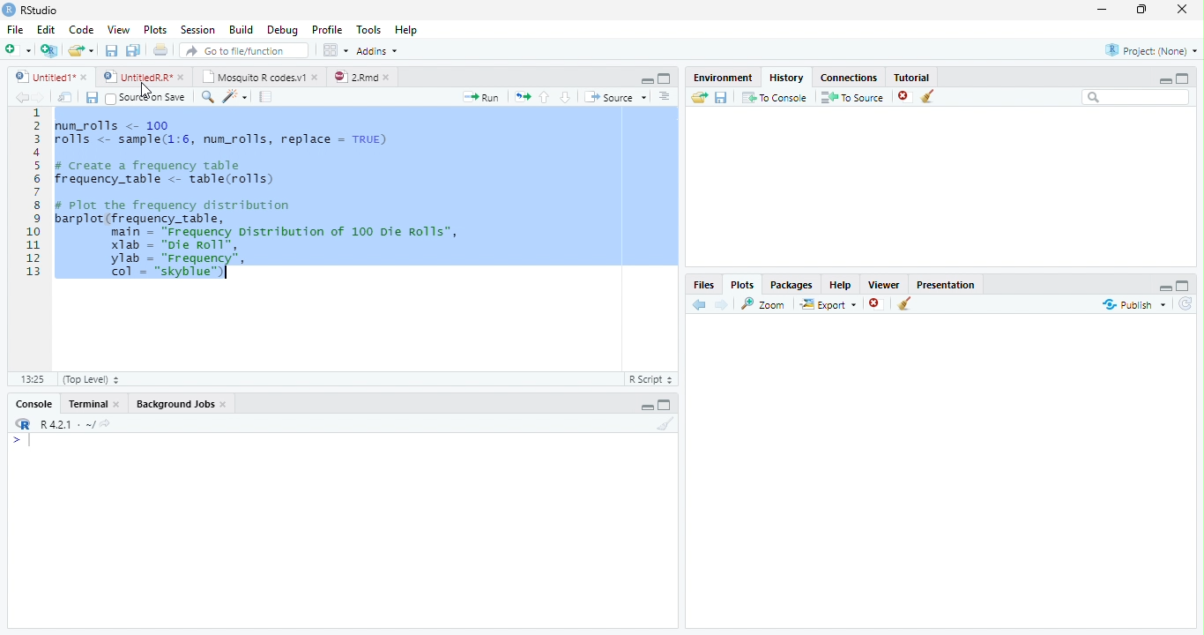 The width and height of the screenshot is (1204, 635). Describe the element at coordinates (946, 284) in the screenshot. I see `Presentation` at that location.